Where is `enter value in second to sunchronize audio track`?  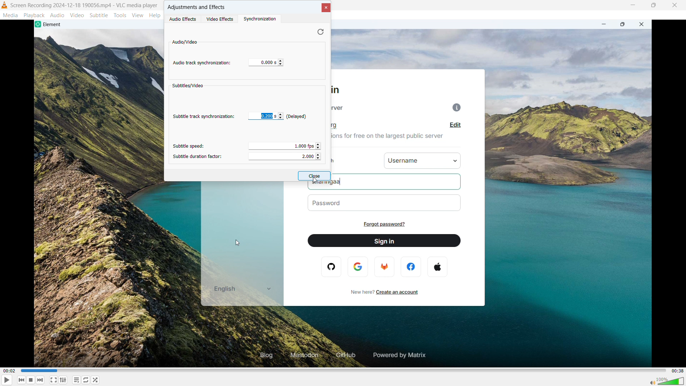 enter value in second to sunchronize audio track is located at coordinates (263, 62).